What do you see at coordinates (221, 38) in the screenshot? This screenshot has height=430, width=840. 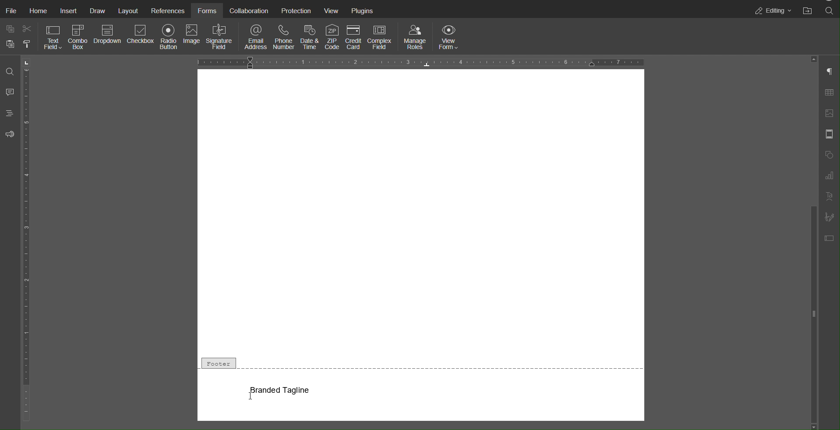 I see `Signature Field` at bounding box center [221, 38].